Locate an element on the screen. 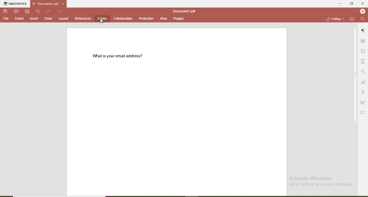  shapes is located at coordinates (363, 72).